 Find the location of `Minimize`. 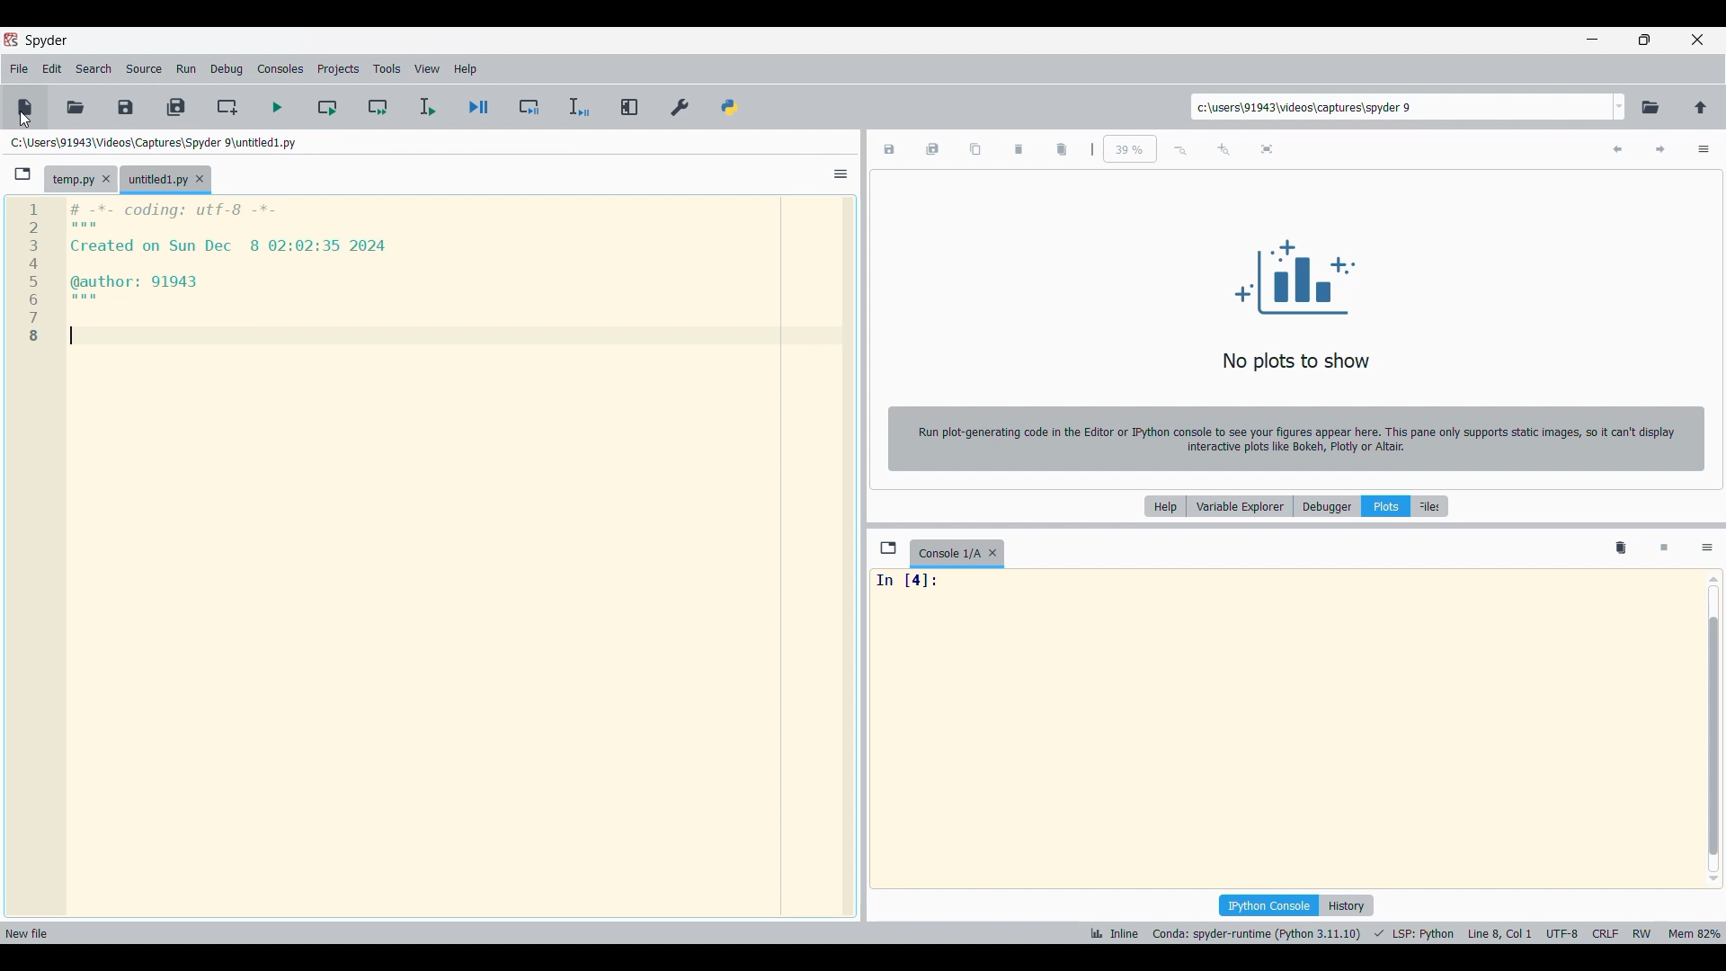

Minimize is located at coordinates (1592, 40).